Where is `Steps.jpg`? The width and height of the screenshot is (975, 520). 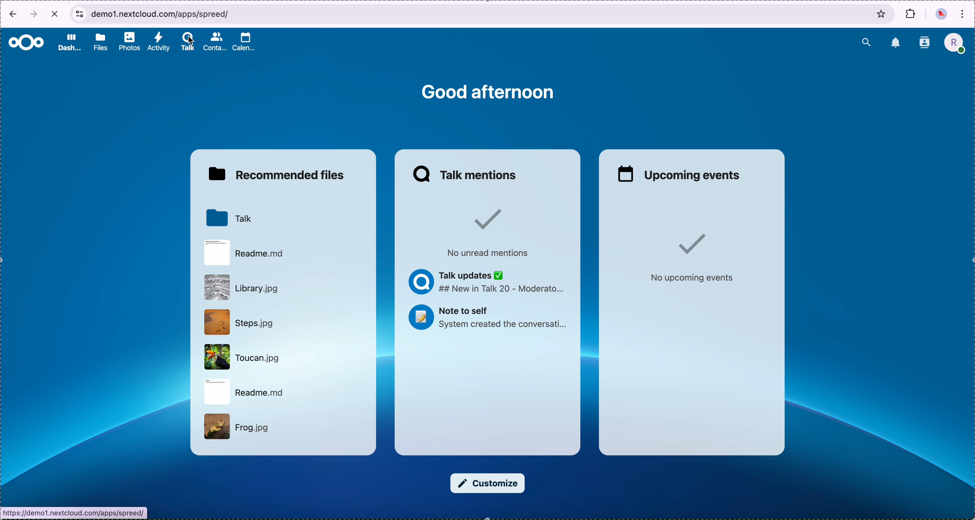
Steps.jpg is located at coordinates (284, 321).